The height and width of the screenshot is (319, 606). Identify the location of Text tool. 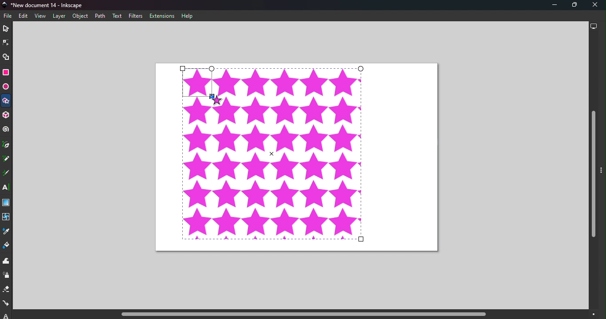
(7, 188).